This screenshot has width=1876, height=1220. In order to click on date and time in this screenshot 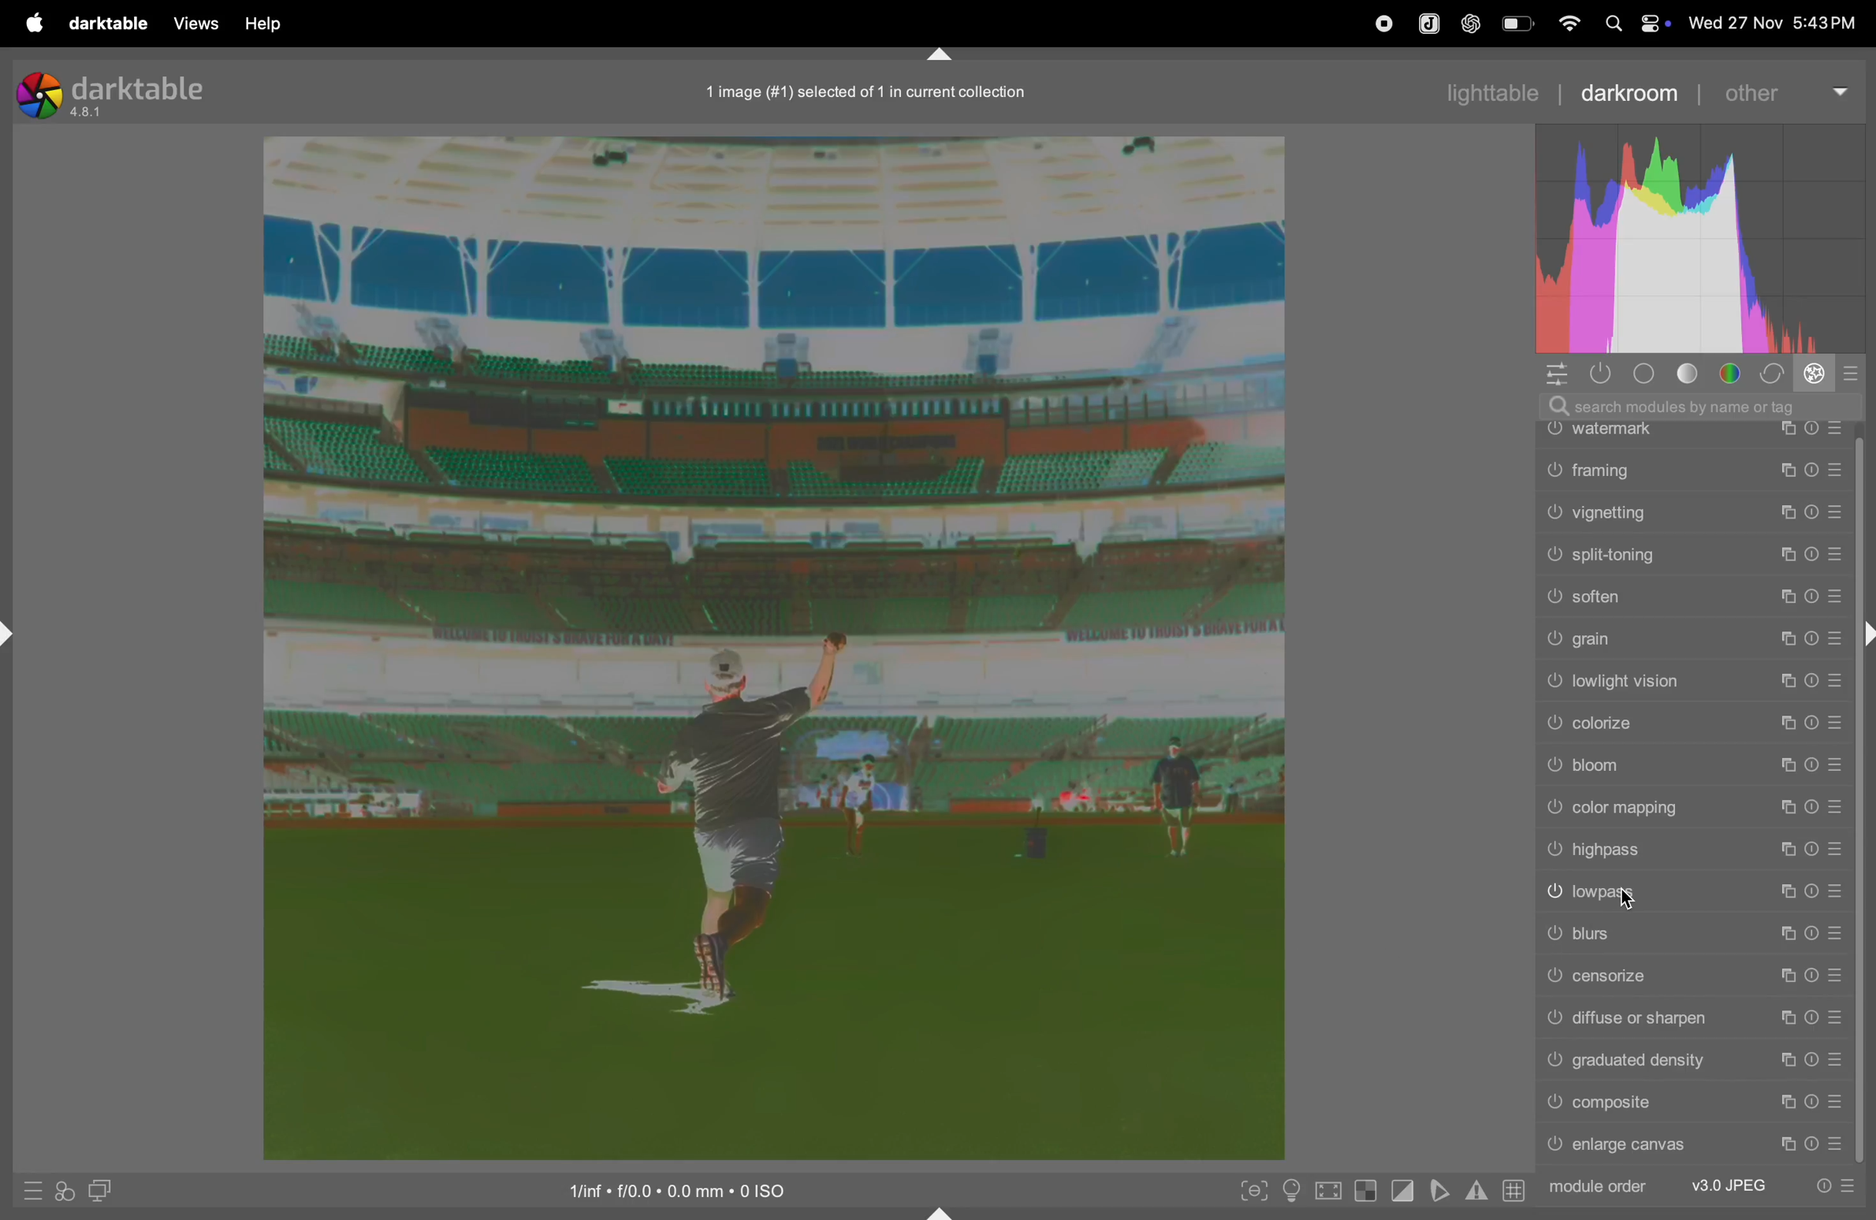, I will do `click(1772, 19)`.